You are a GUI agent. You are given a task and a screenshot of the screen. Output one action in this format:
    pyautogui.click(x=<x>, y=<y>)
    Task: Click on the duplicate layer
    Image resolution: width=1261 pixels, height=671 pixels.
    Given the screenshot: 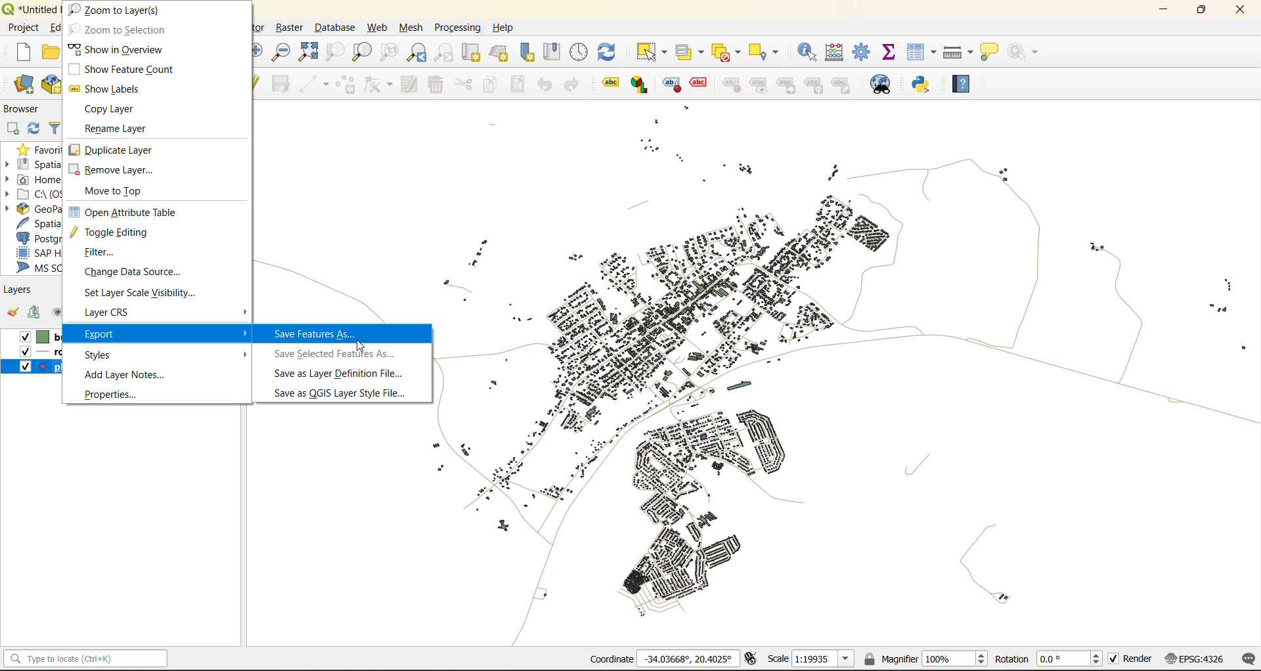 What is the action you would take?
    pyautogui.click(x=115, y=150)
    